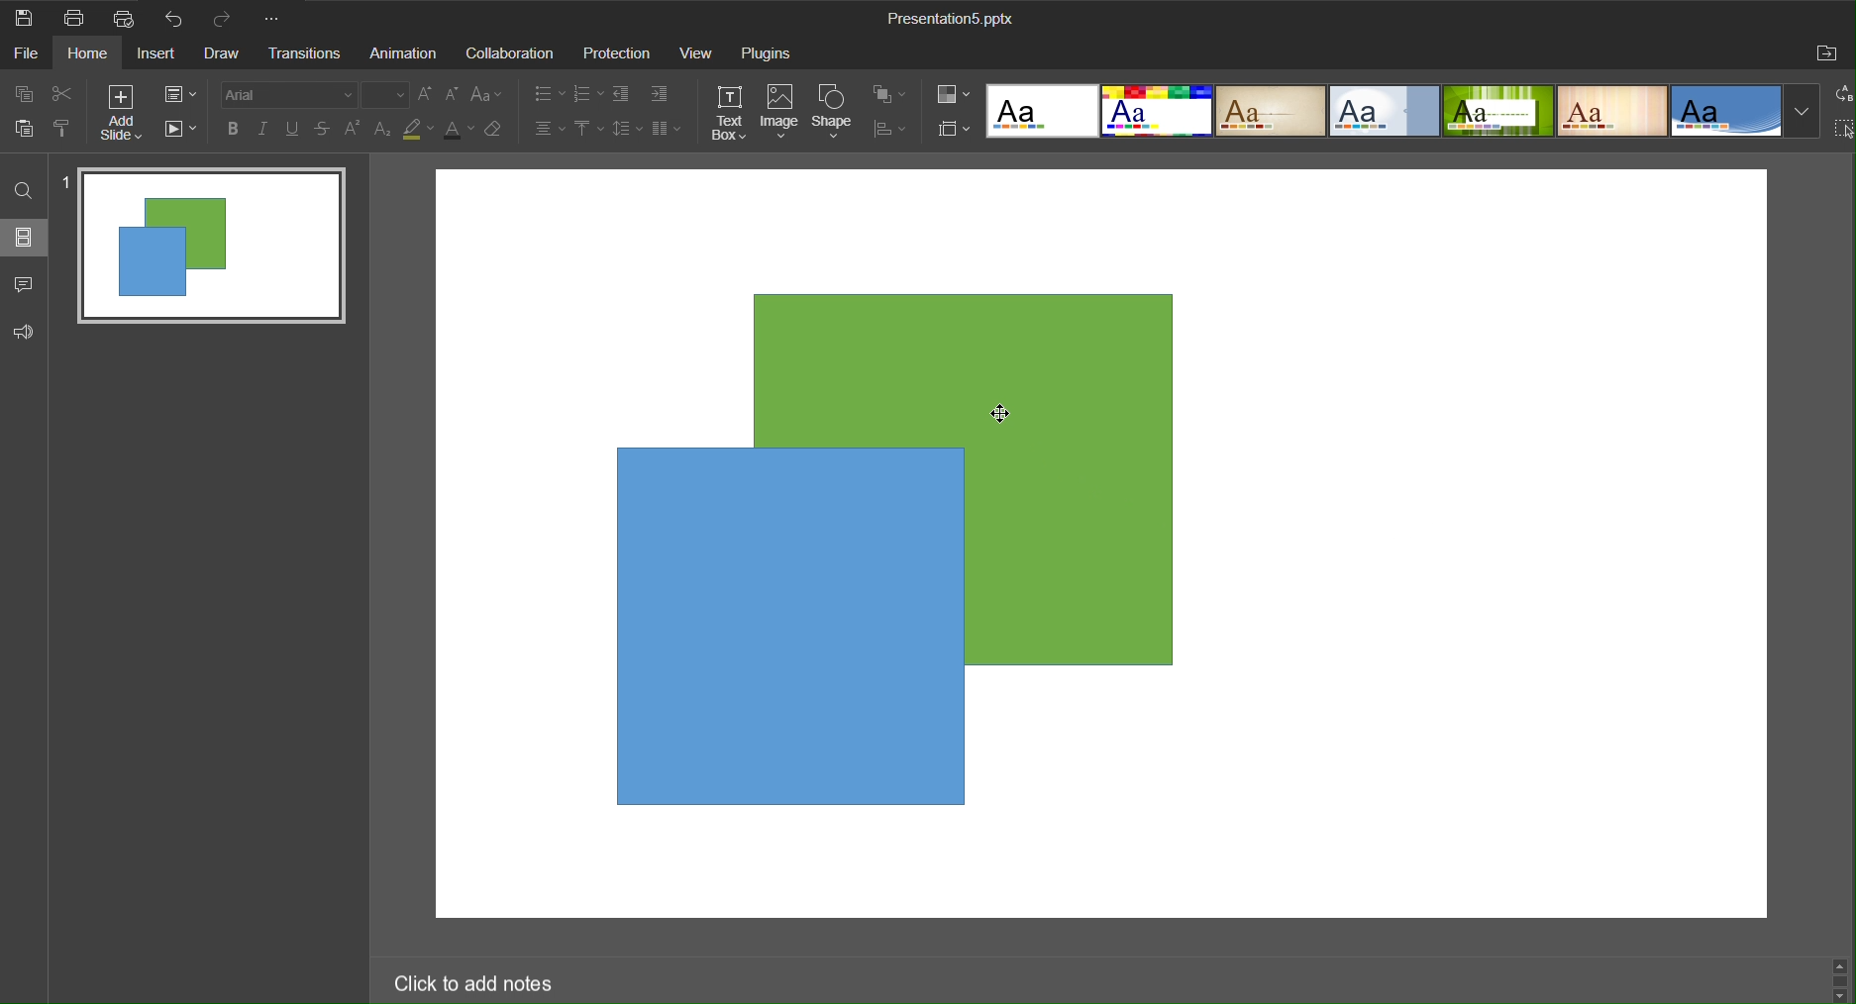 The width and height of the screenshot is (1856, 1004). What do you see at coordinates (162, 54) in the screenshot?
I see `Insert` at bounding box center [162, 54].